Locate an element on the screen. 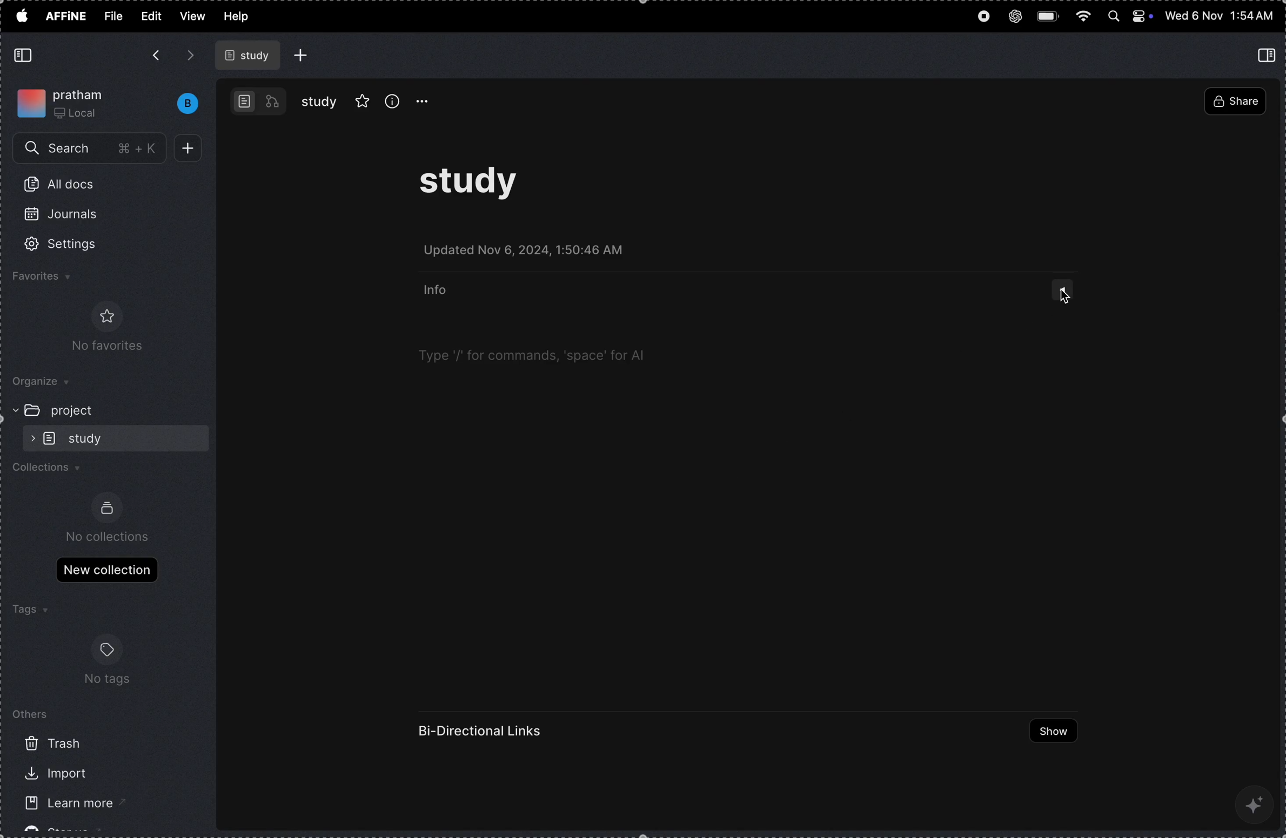 The width and height of the screenshot is (1286, 838). tags logo is located at coordinates (105, 651).